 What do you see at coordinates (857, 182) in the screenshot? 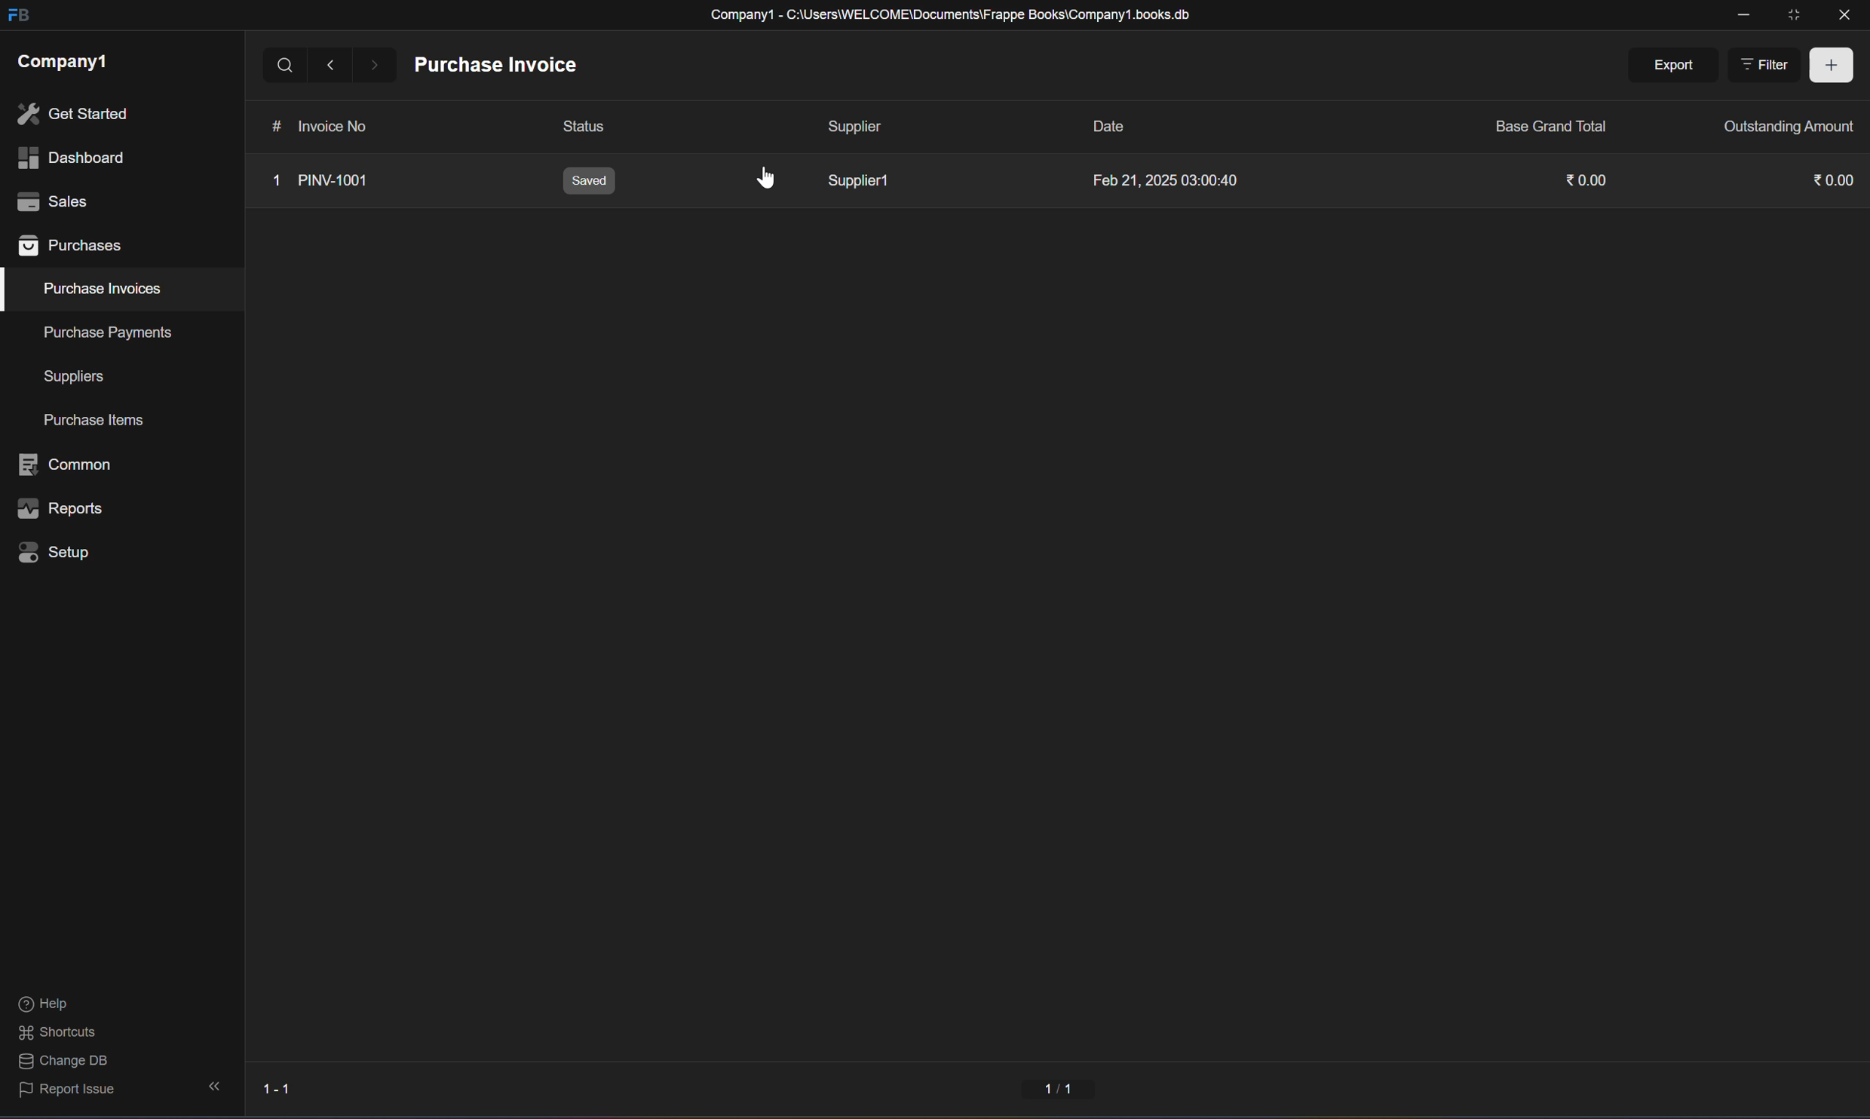
I see `supplier1` at bounding box center [857, 182].